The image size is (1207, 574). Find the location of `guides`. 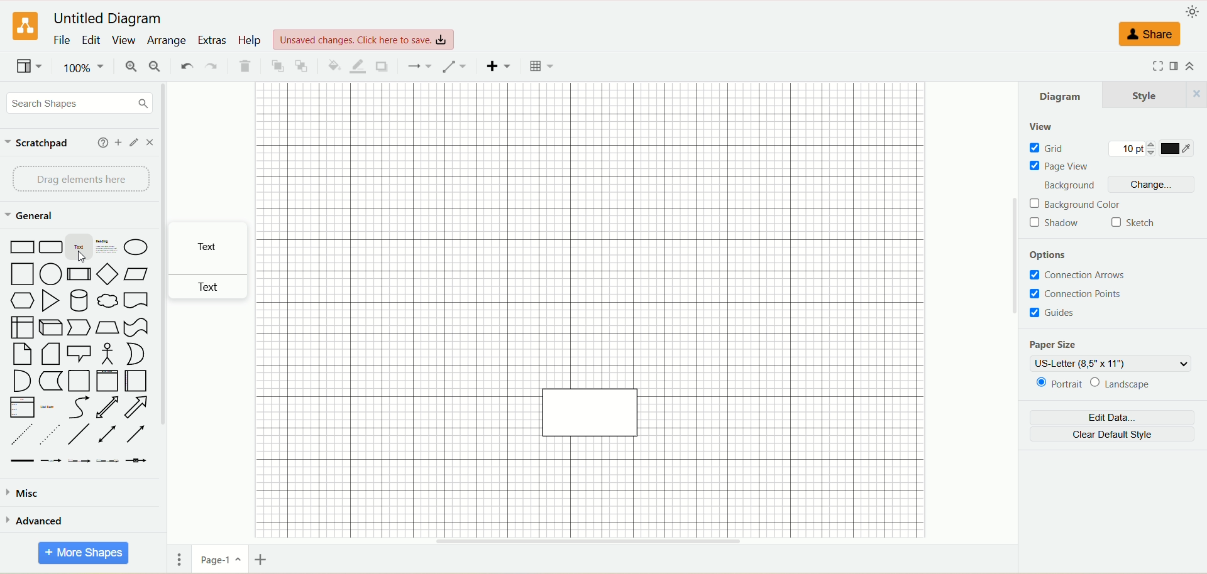

guides is located at coordinates (1051, 314).